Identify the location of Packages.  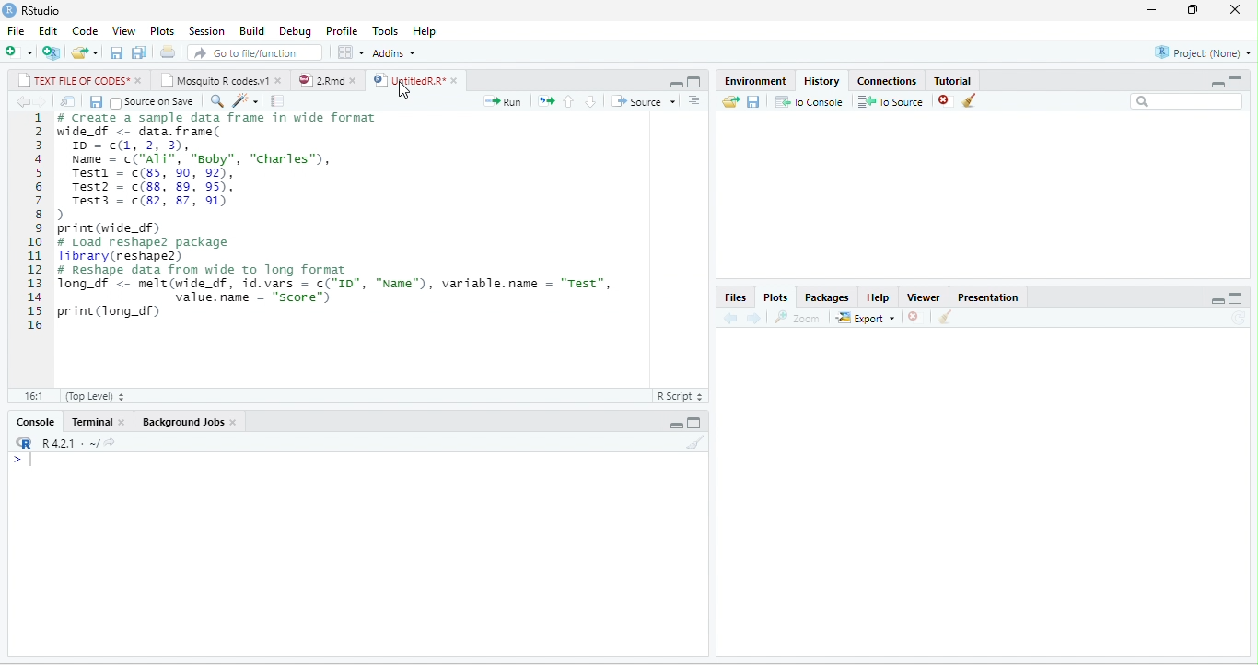
(828, 297).